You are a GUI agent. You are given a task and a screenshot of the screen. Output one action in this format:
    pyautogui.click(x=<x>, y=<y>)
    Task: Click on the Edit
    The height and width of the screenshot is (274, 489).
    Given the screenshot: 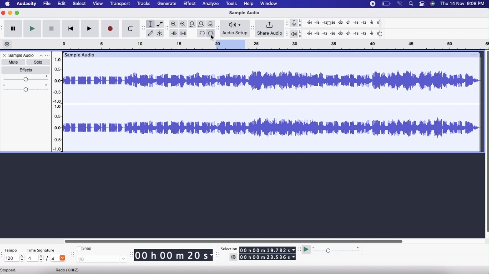 What is the action you would take?
    pyautogui.click(x=62, y=4)
    